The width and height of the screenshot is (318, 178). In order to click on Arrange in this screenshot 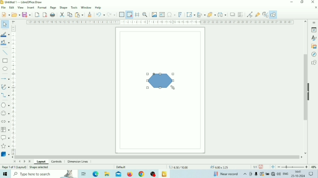, I will do `click(211, 14)`.